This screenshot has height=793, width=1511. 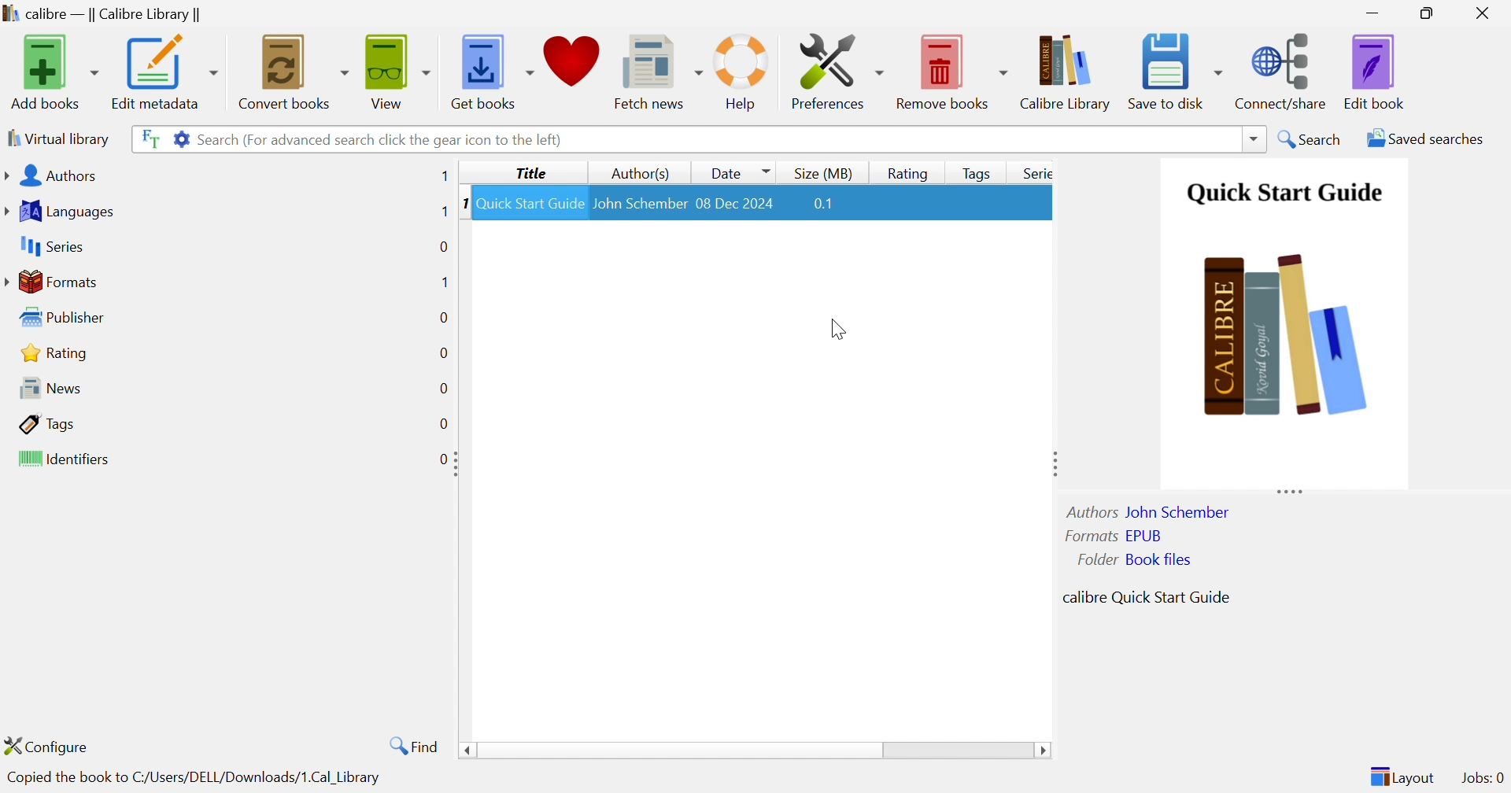 I want to click on [one book, 1 selected], so click(x=312, y=778).